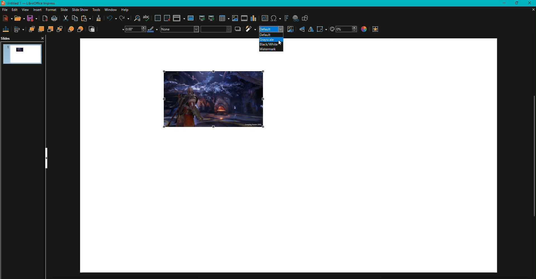 The height and width of the screenshot is (279, 536). What do you see at coordinates (363, 30) in the screenshot?
I see `Color` at bounding box center [363, 30].